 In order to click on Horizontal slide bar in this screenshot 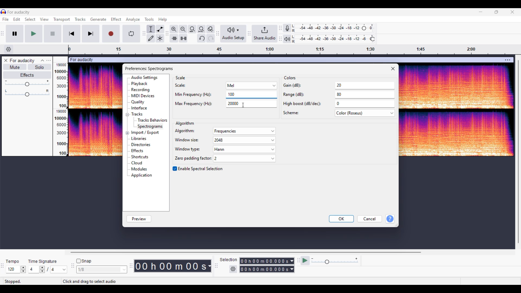, I will do `click(247, 252)`.